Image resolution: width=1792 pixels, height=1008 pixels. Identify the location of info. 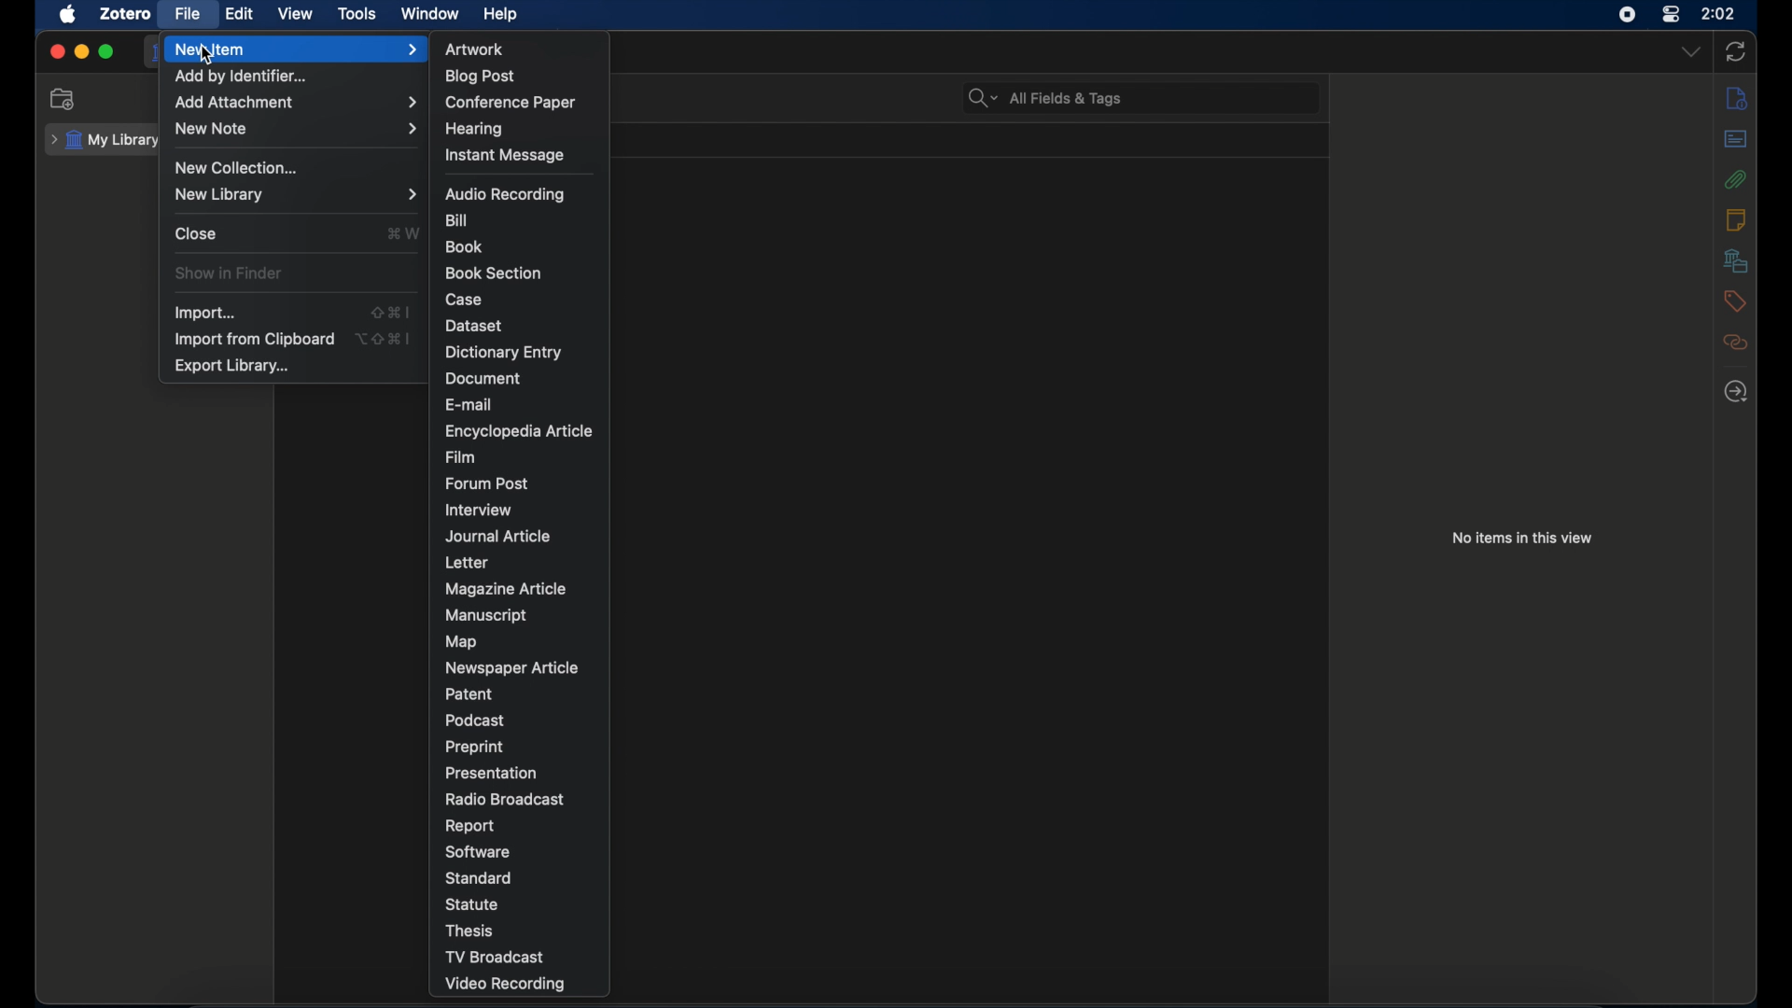
(1738, 97).